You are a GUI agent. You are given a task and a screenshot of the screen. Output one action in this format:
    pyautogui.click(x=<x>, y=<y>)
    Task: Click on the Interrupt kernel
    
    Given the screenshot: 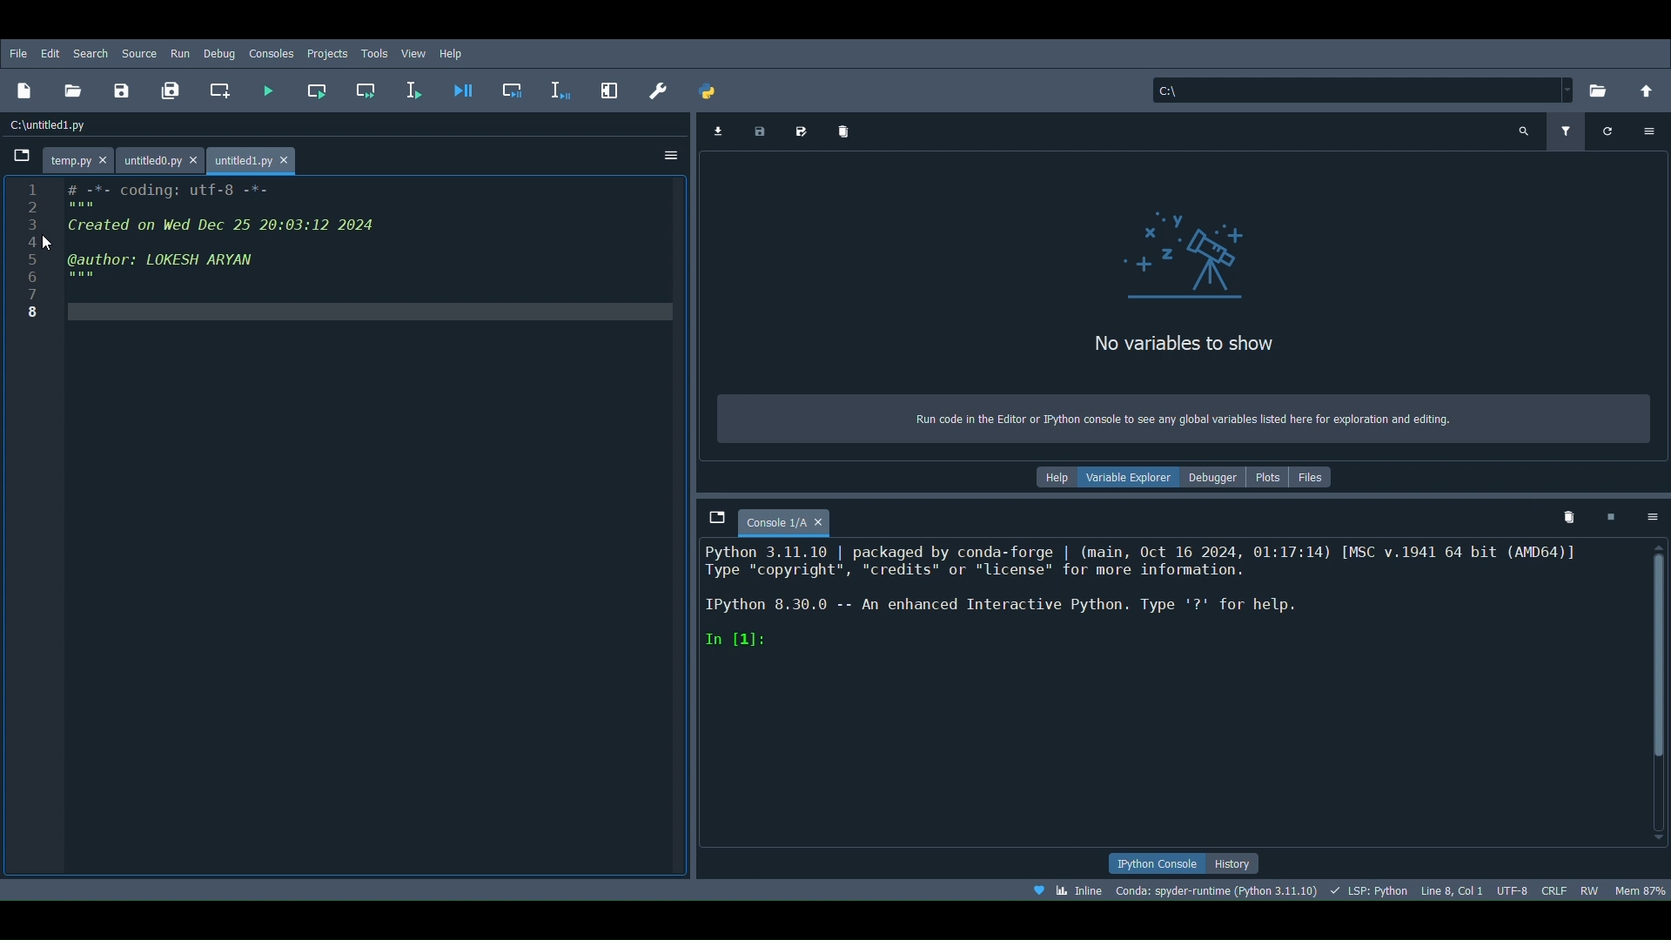 What is the action you would take?
    pyautogui.click(x=1610, y=514)
    